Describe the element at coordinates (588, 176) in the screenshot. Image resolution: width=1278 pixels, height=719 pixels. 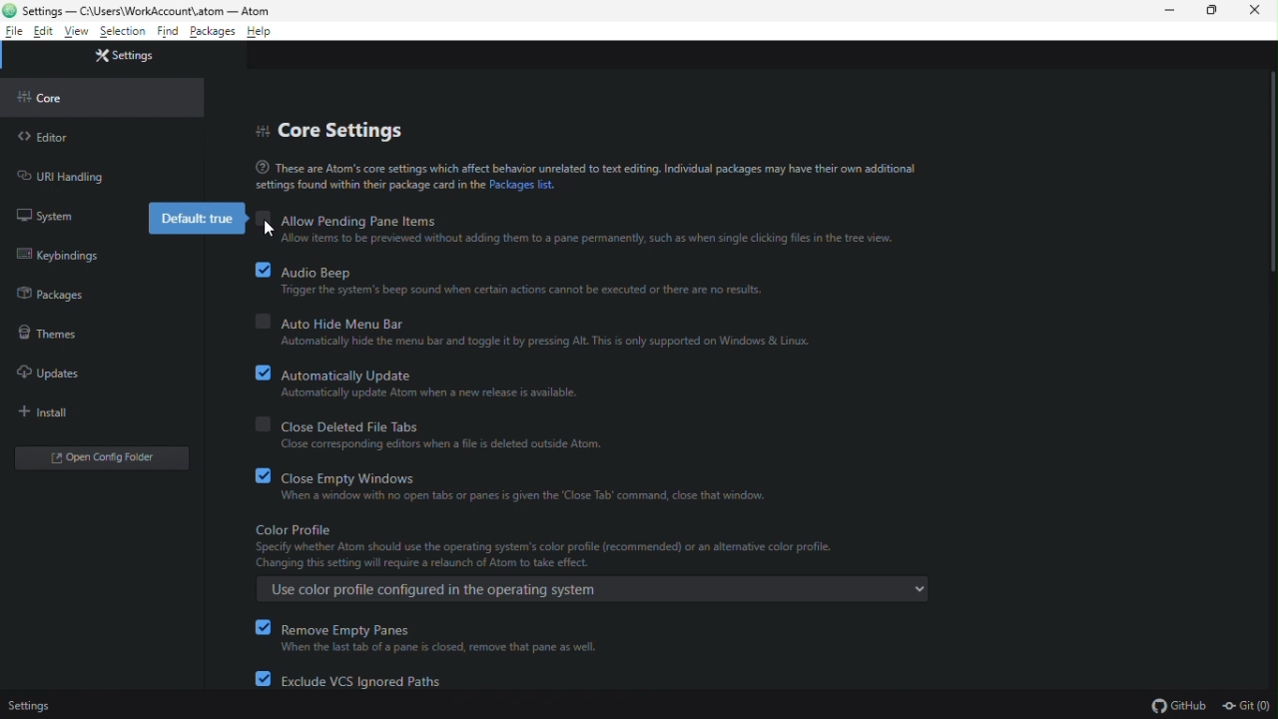
I see `These are Atom's core settings which affect behavior unrelatednto text editing. Individual packages may have their own additional settings found within their package card in the Packages list.` at that location.